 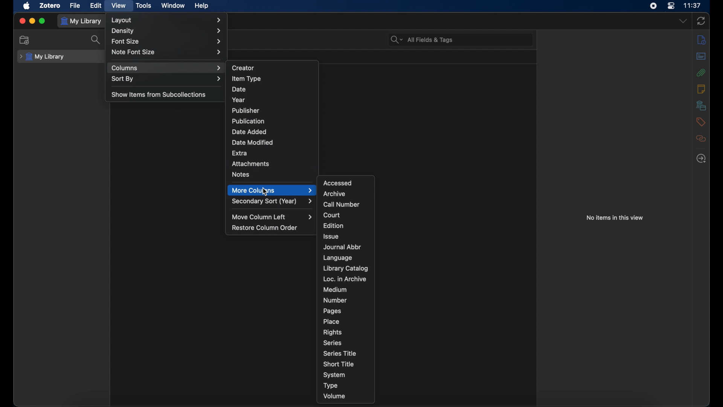 What do you see at coordinates (334, 194) in the screenshot?
I see `archive` at bounding box center [334, 194].